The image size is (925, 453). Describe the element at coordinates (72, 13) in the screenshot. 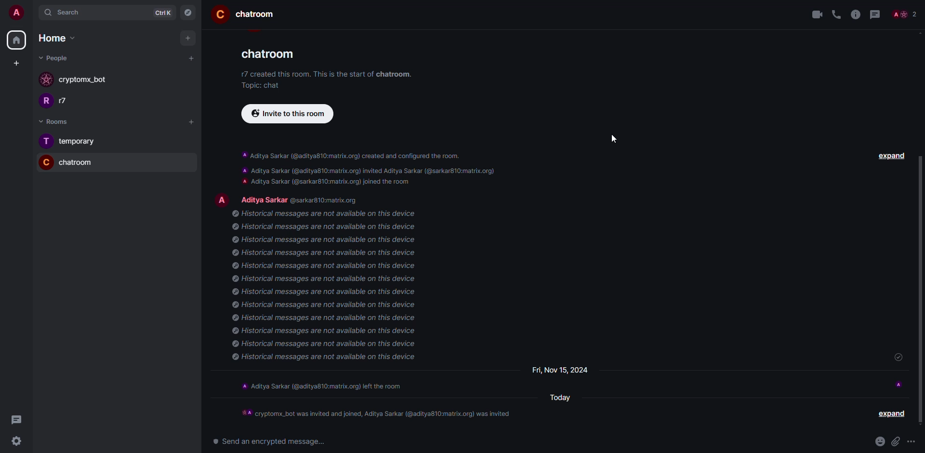

I see `search` at that location.